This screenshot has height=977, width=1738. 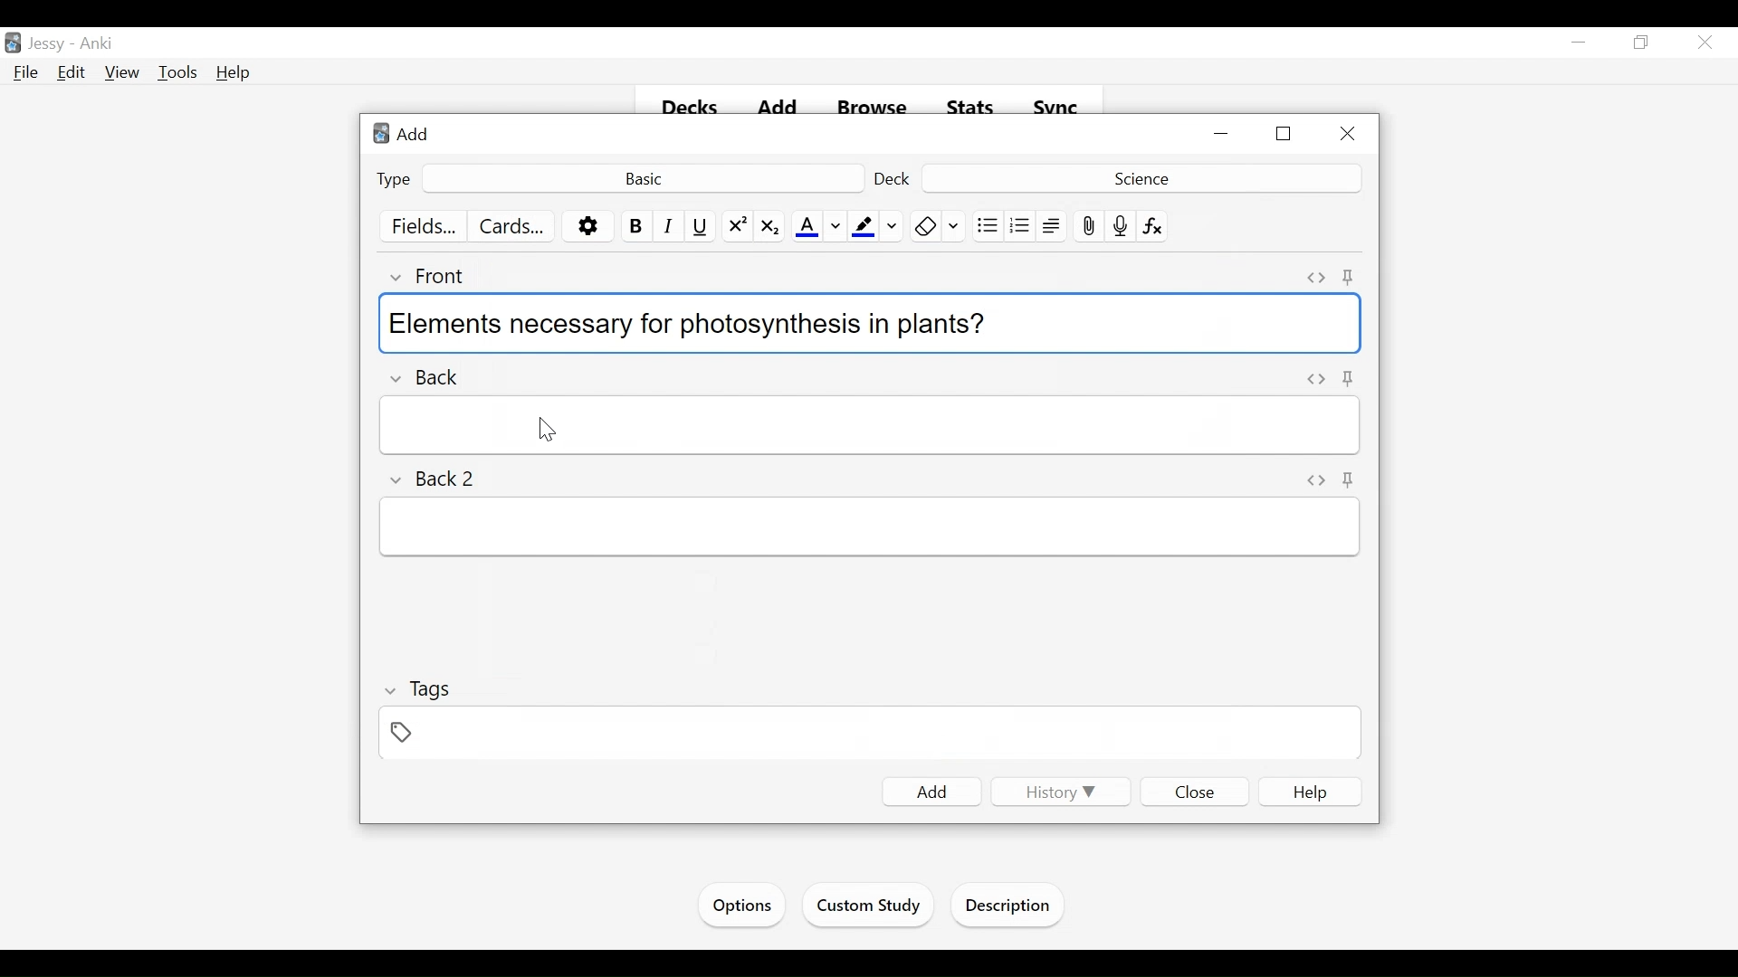 What do you see at coordinates (1285, 135) in the screenshot?
I see `Restore` at bounding box center [1285, 135].